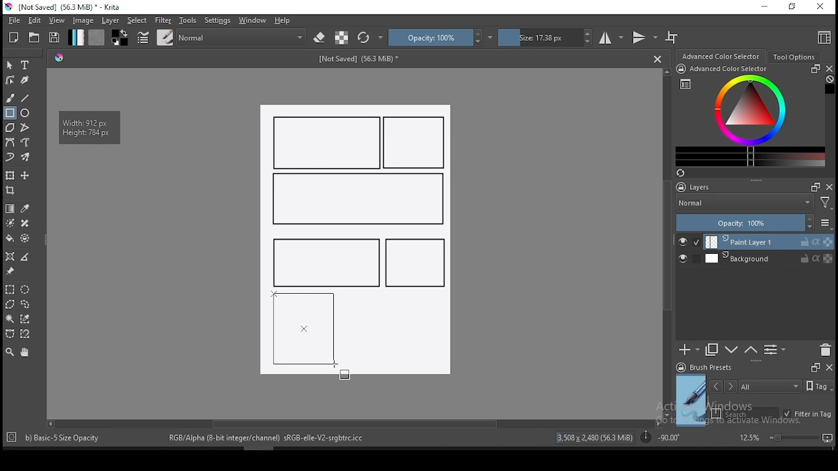 The width and height of the screenshot is (838, 471). I want to click on view, so click(56, 20).